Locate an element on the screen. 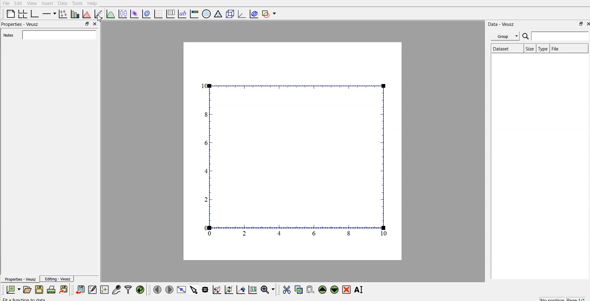  capture remote data is located at coordinates (117, 290).